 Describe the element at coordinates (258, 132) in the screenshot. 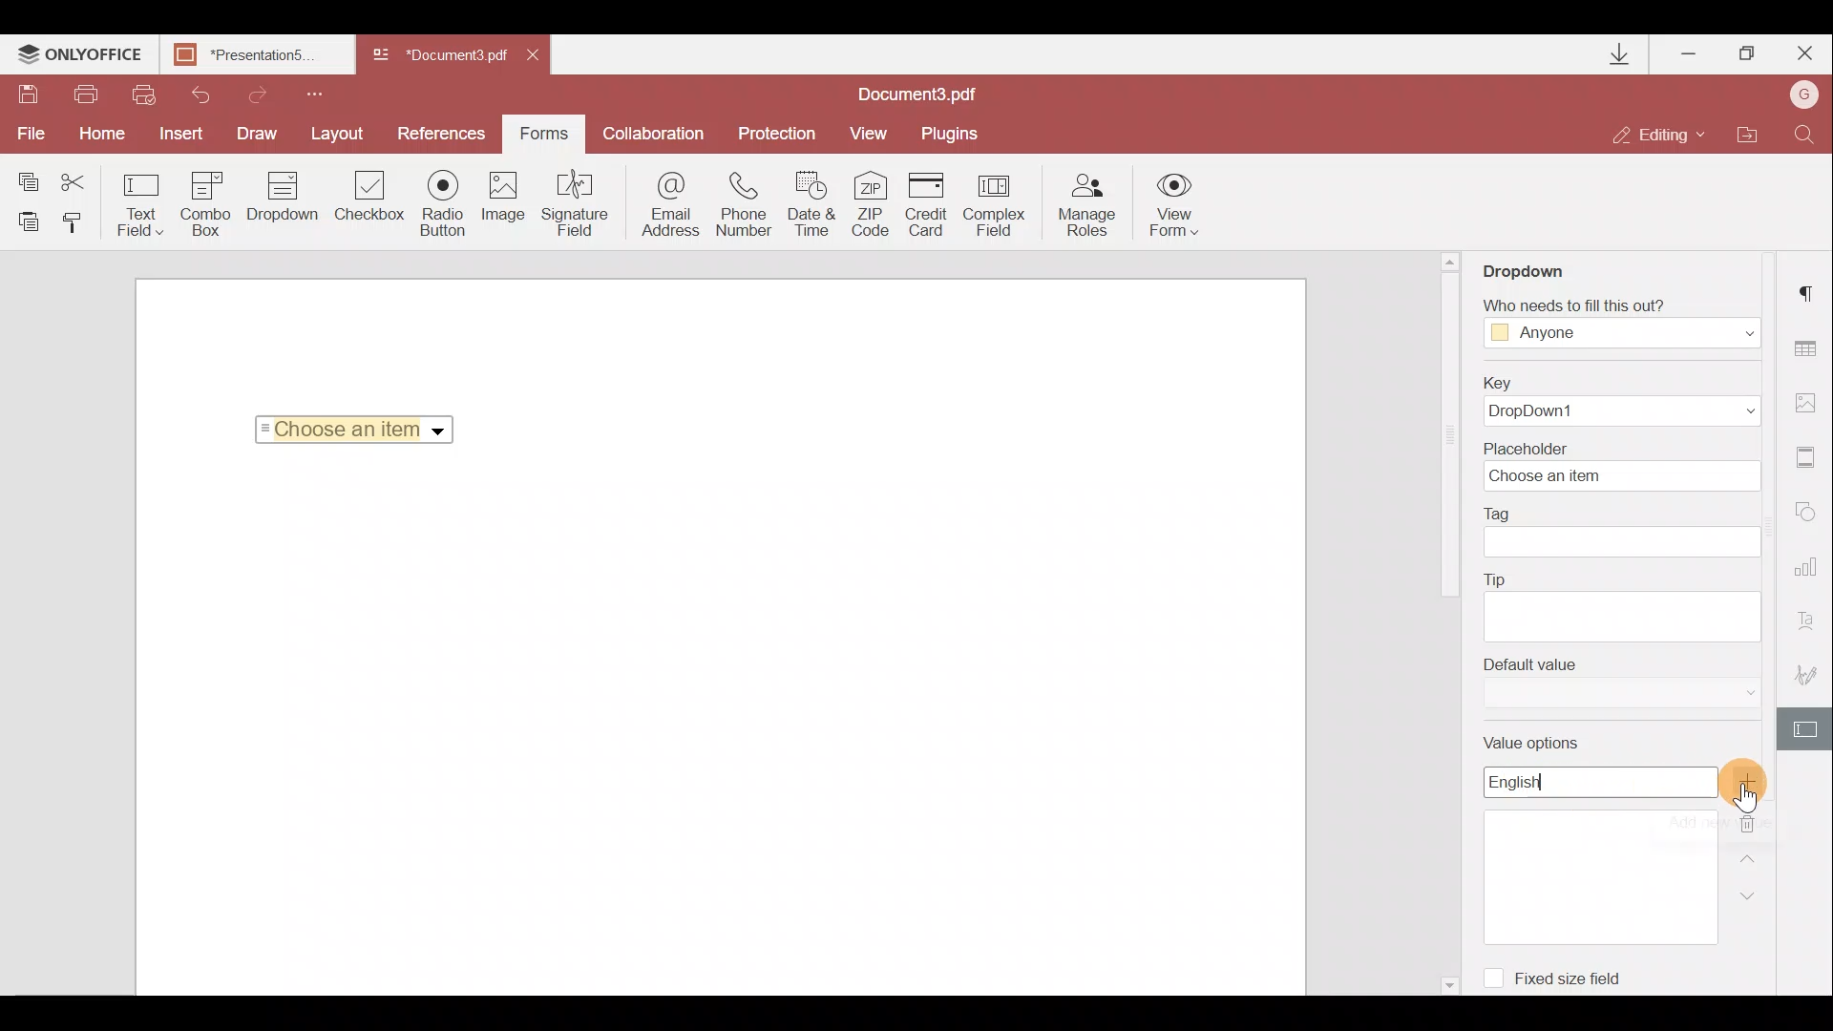

I see `Draw` at that location.